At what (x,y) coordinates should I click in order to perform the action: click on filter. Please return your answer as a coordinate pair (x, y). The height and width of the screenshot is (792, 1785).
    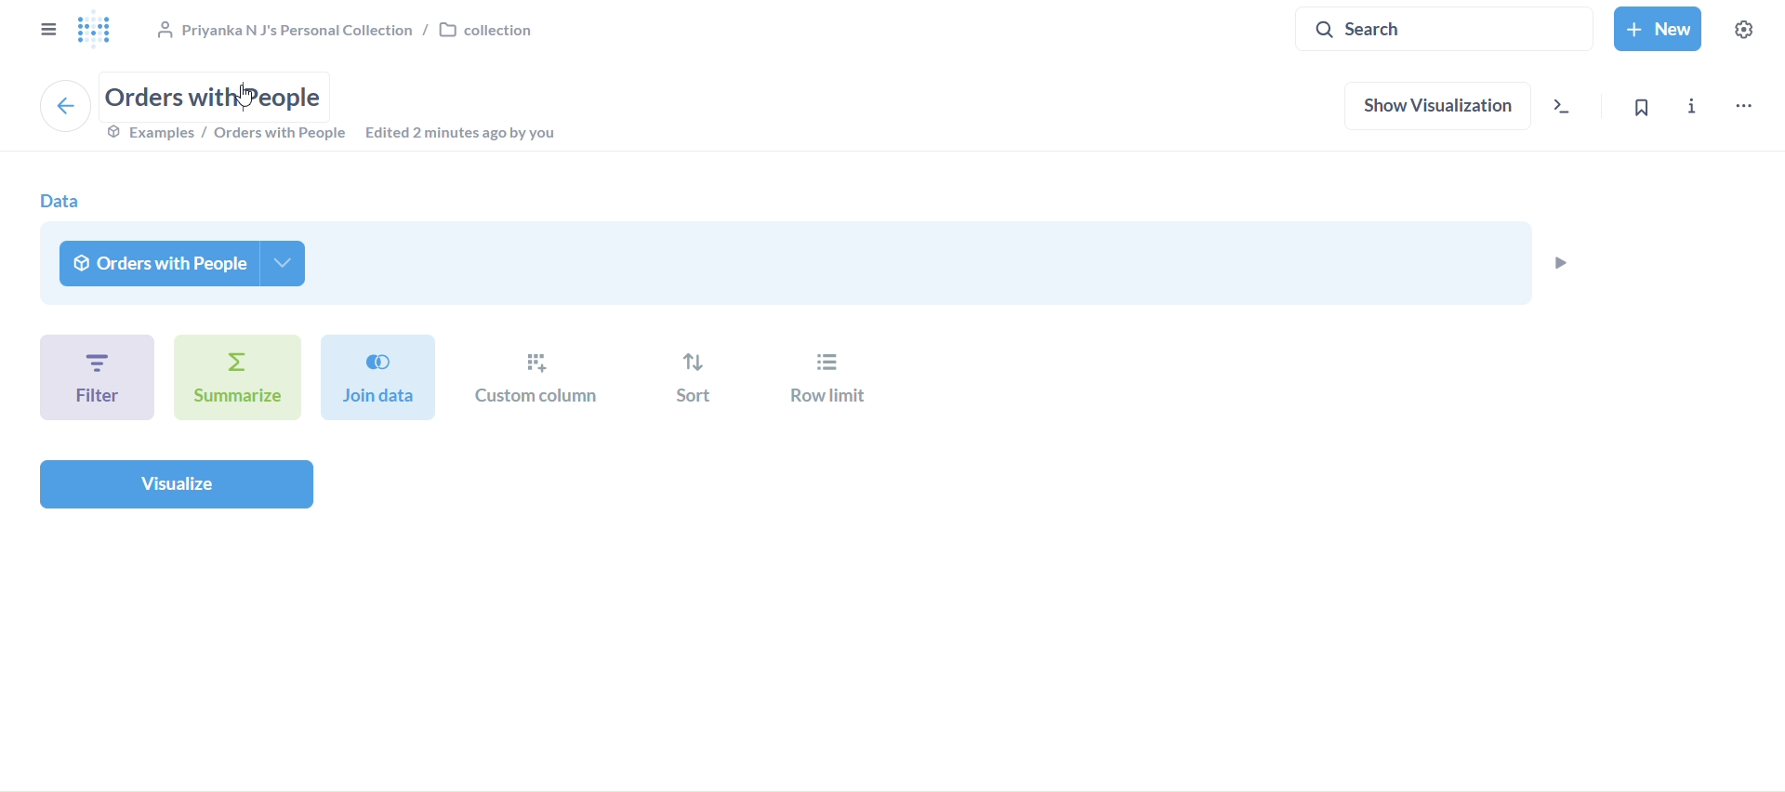
    Looking at the image, I should click on (96, 376).